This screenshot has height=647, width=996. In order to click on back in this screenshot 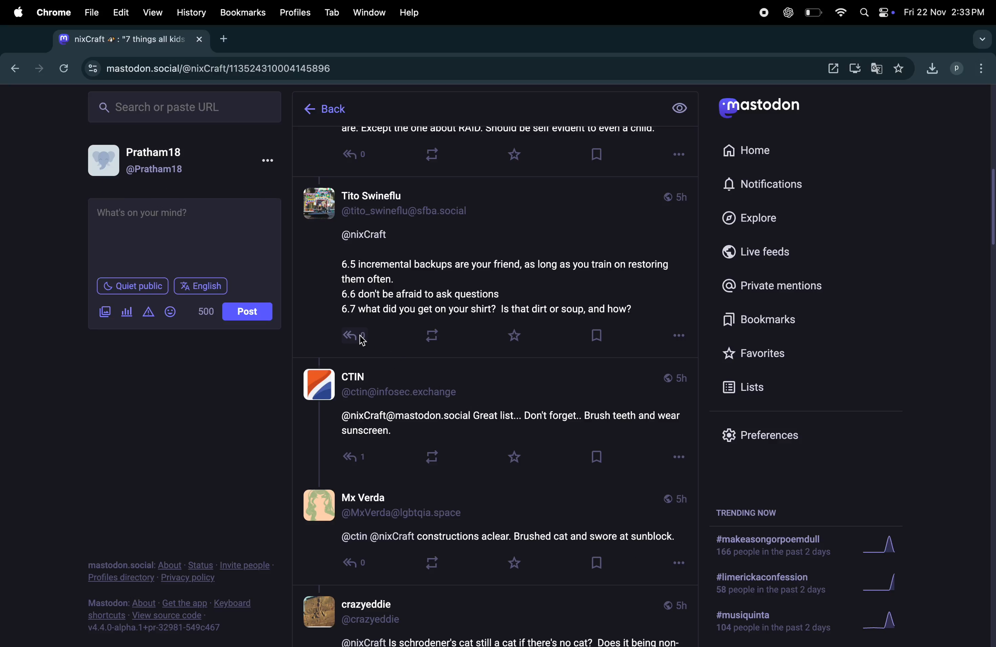, I will do `click(326, 106)`.